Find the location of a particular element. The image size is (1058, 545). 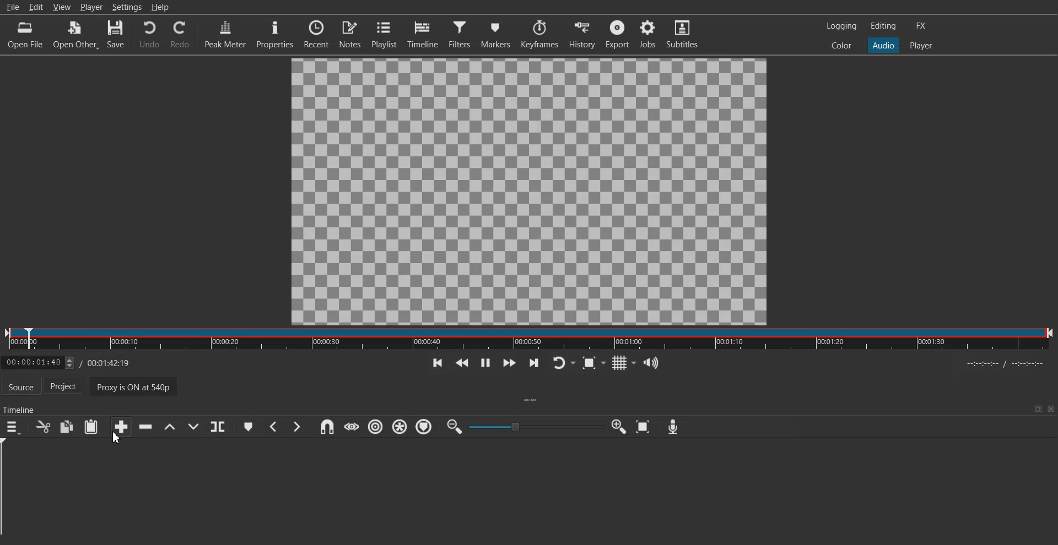

Open File is located at coordinates (26, 34).